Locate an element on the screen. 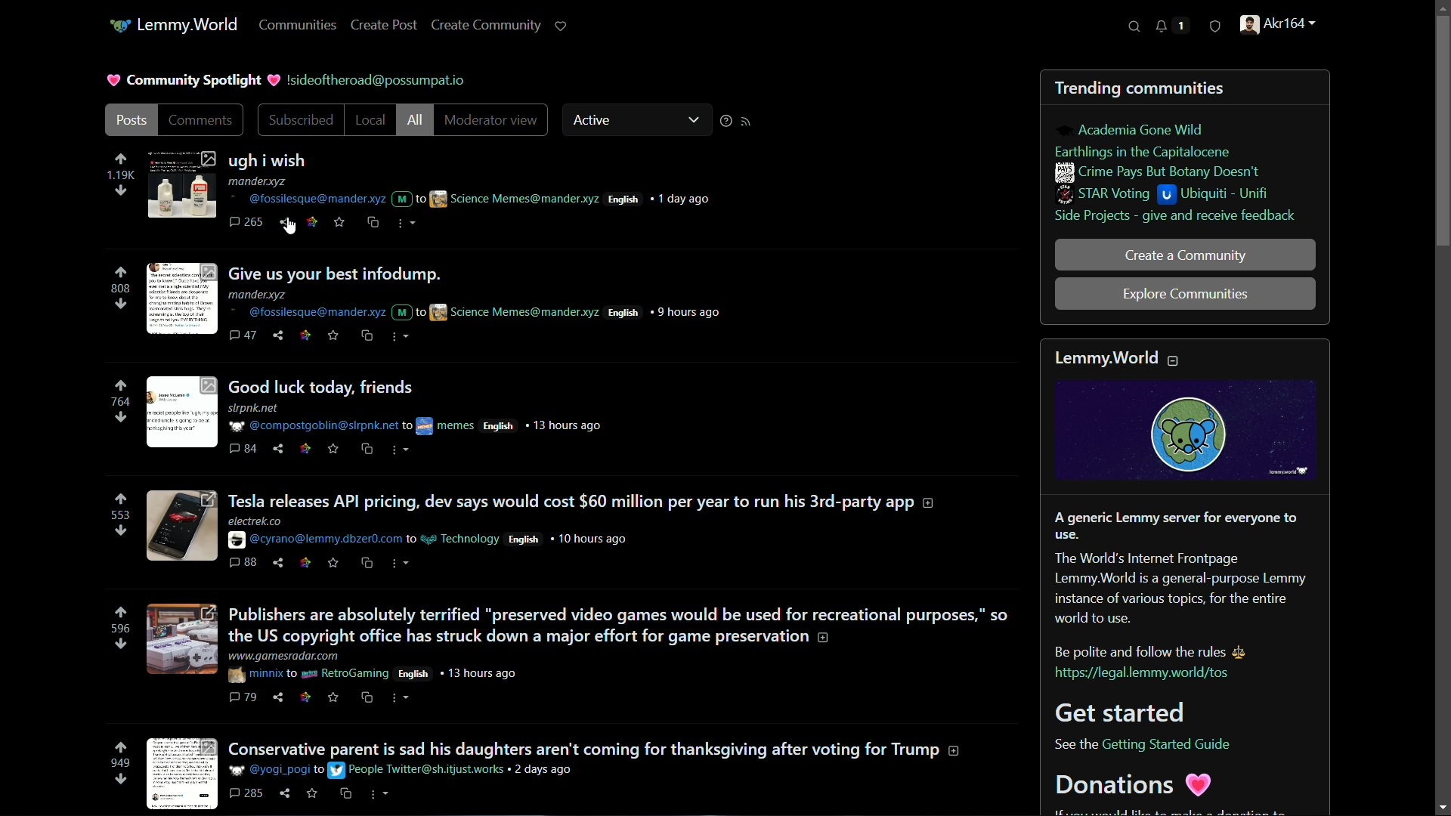 Image resolution: width=1451 pixels, height=816 pixels. https://legal.lemmy.world/tos is located at coordinates (1140, 673).